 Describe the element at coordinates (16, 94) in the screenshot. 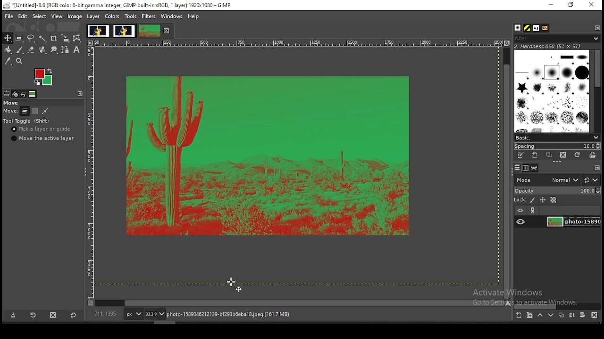

I see `device status` at that location.